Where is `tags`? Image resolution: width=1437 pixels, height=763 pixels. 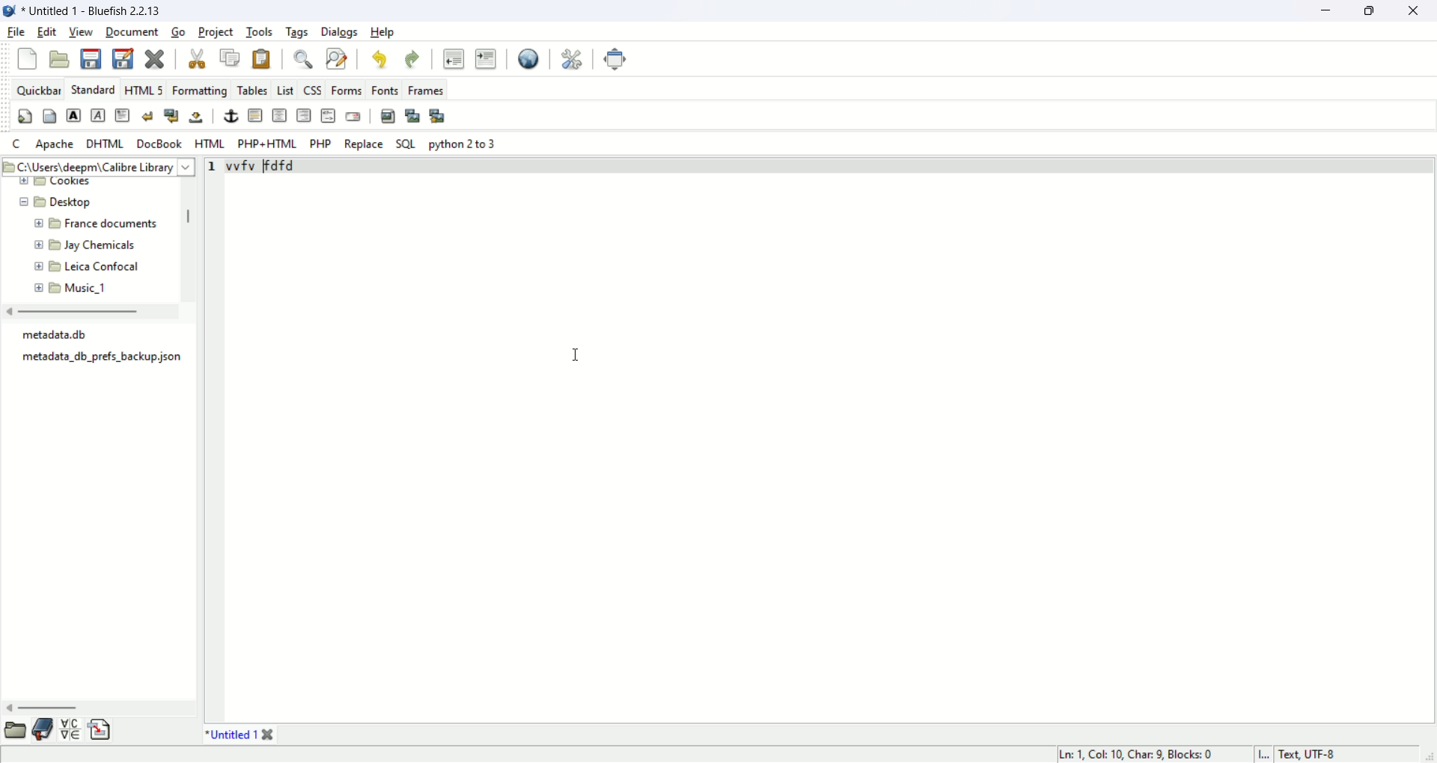
tags is located at coordinates (299, 33).